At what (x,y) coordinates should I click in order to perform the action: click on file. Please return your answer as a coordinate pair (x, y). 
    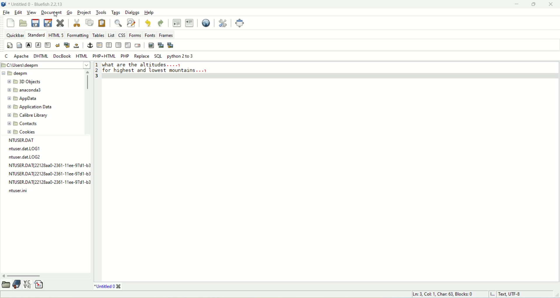
    Looking at the image, I should click on (7, 13).